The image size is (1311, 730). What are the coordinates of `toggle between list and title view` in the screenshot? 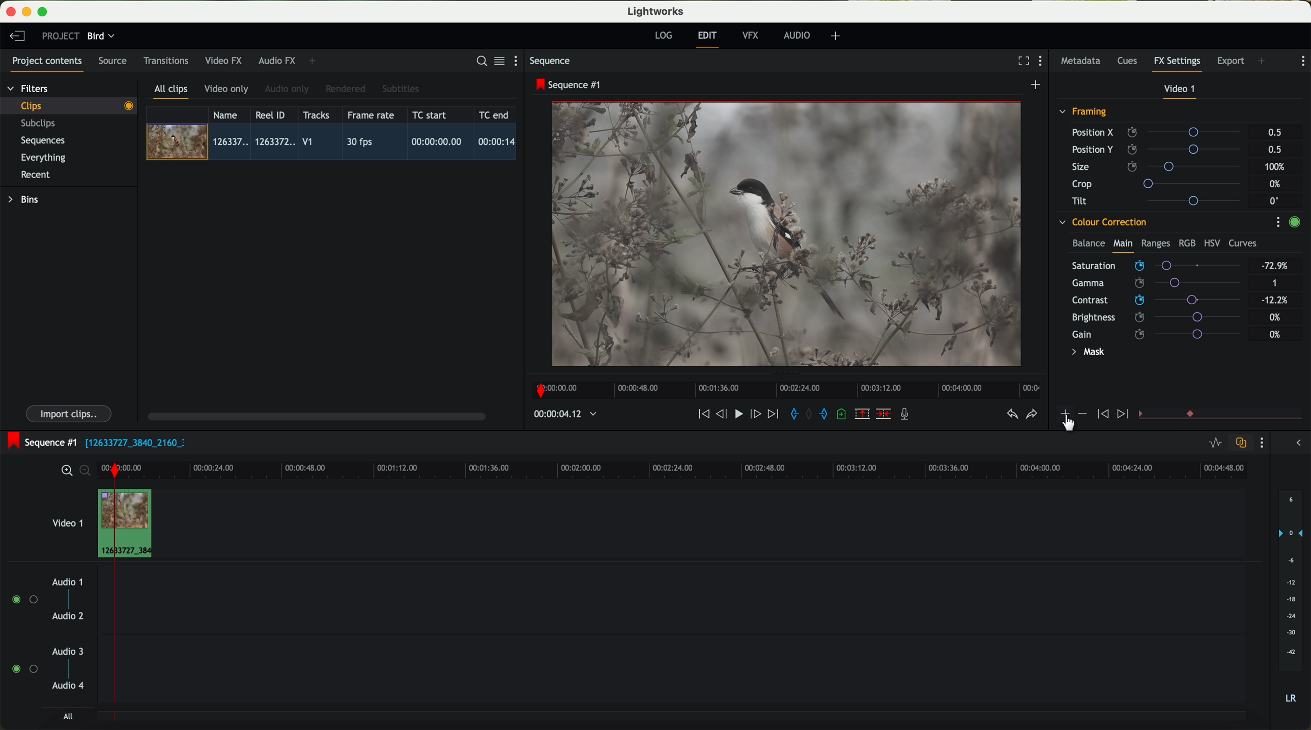 It's located at (498, 61).